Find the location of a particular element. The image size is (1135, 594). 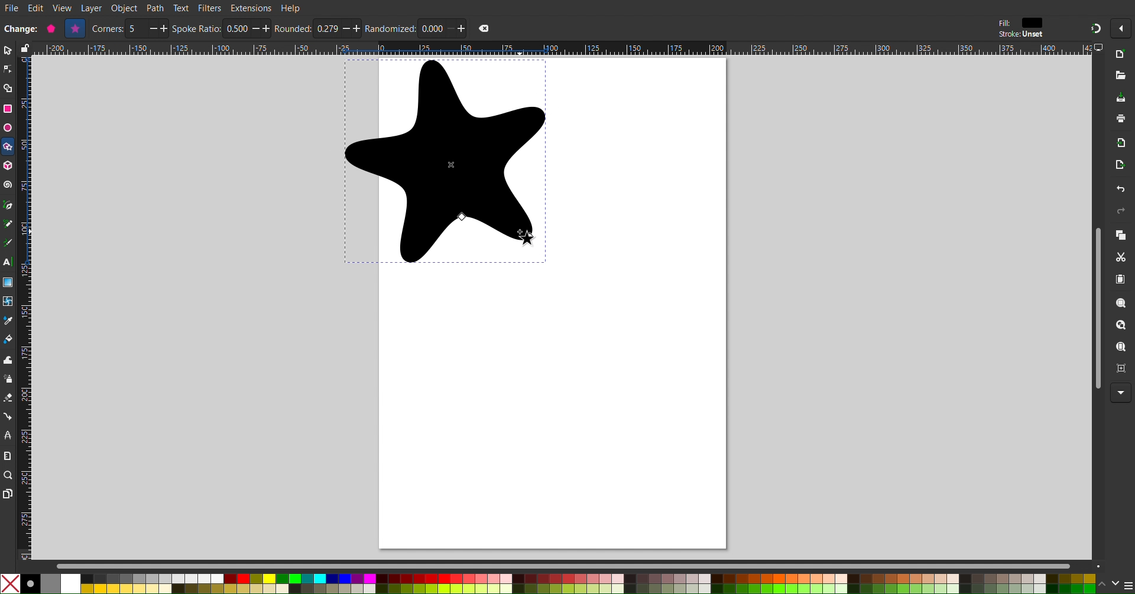

Polygon/Star is located at coordinates (8, 148).